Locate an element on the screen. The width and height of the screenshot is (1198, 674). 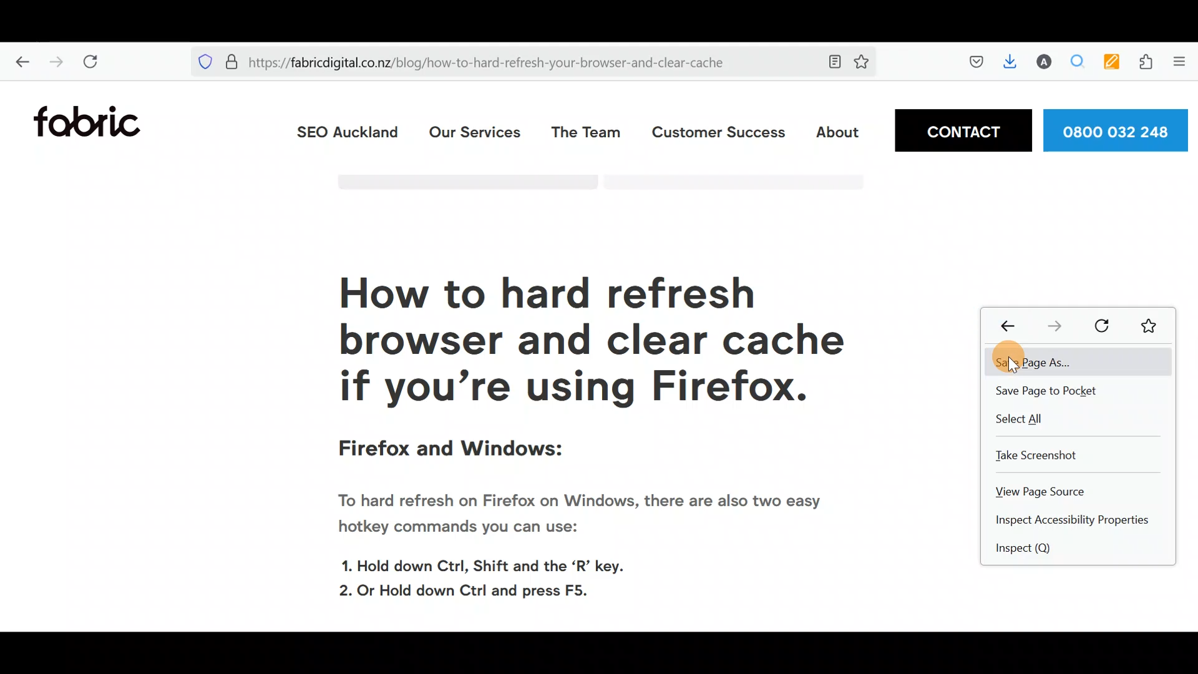
Go back one page is located at coordinates (1010, 326).